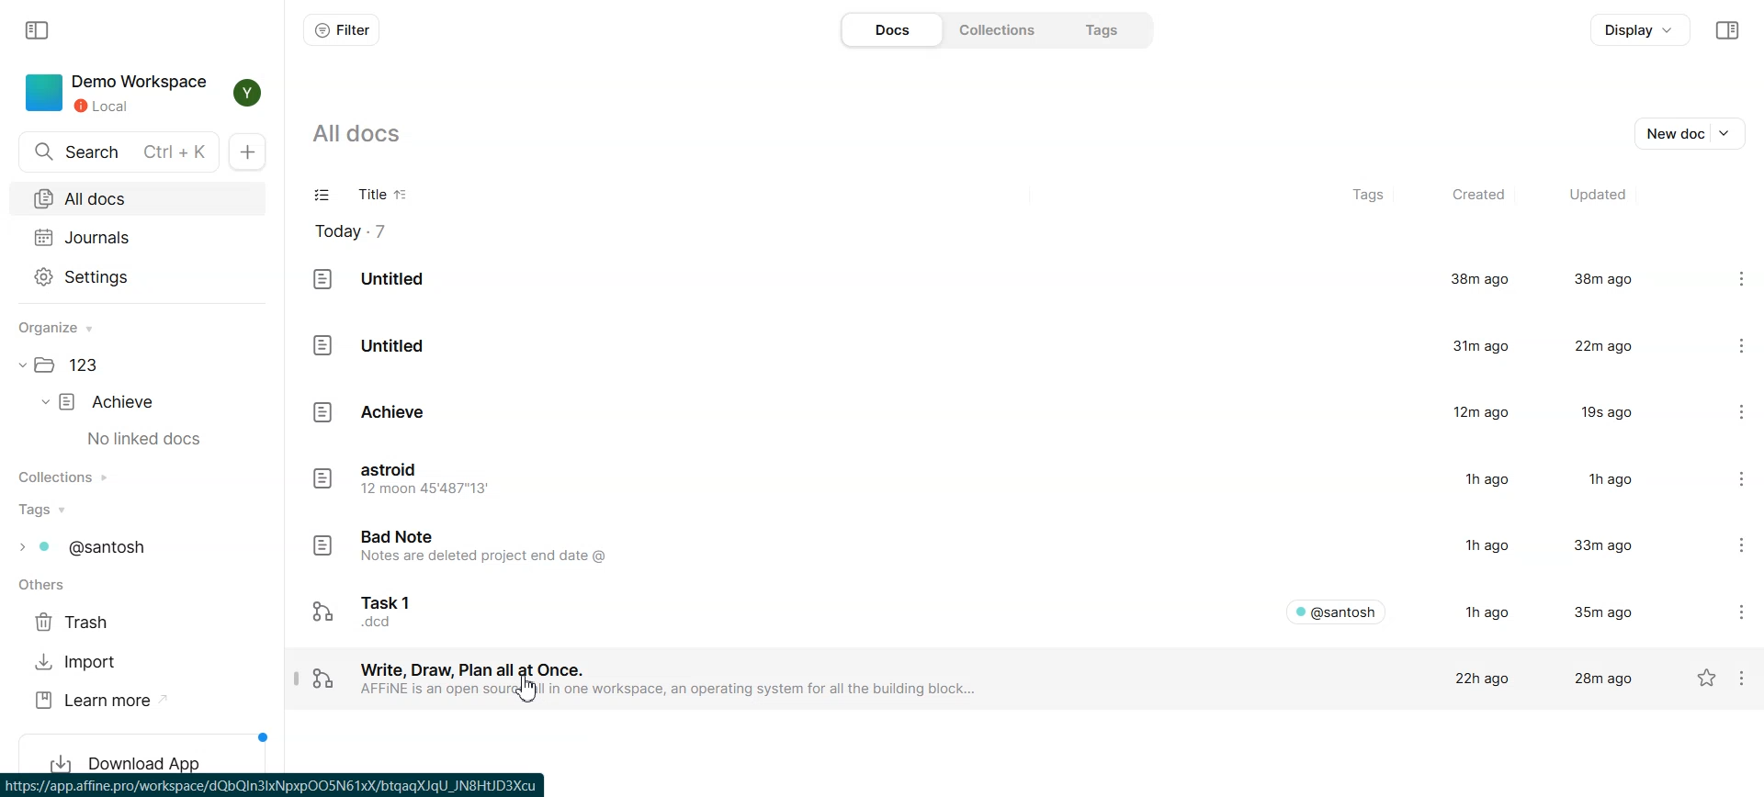 The width and height of the screenshot is (1764, 797). What do you see at coordinates (1726, 30) in the screenshot?
I see `Collapse sidebar` at bounding box center [1726, 30].